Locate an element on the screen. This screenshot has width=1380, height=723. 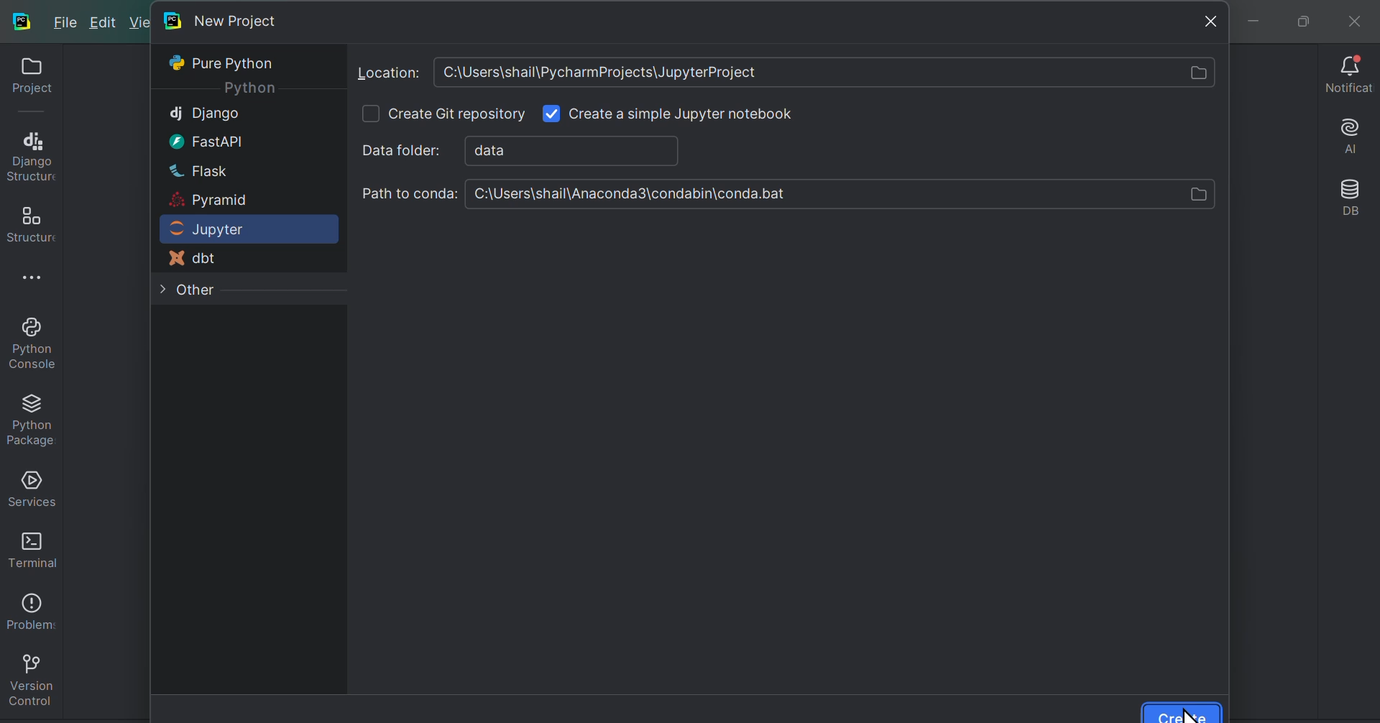
Django is located at coordinates (205, 113).